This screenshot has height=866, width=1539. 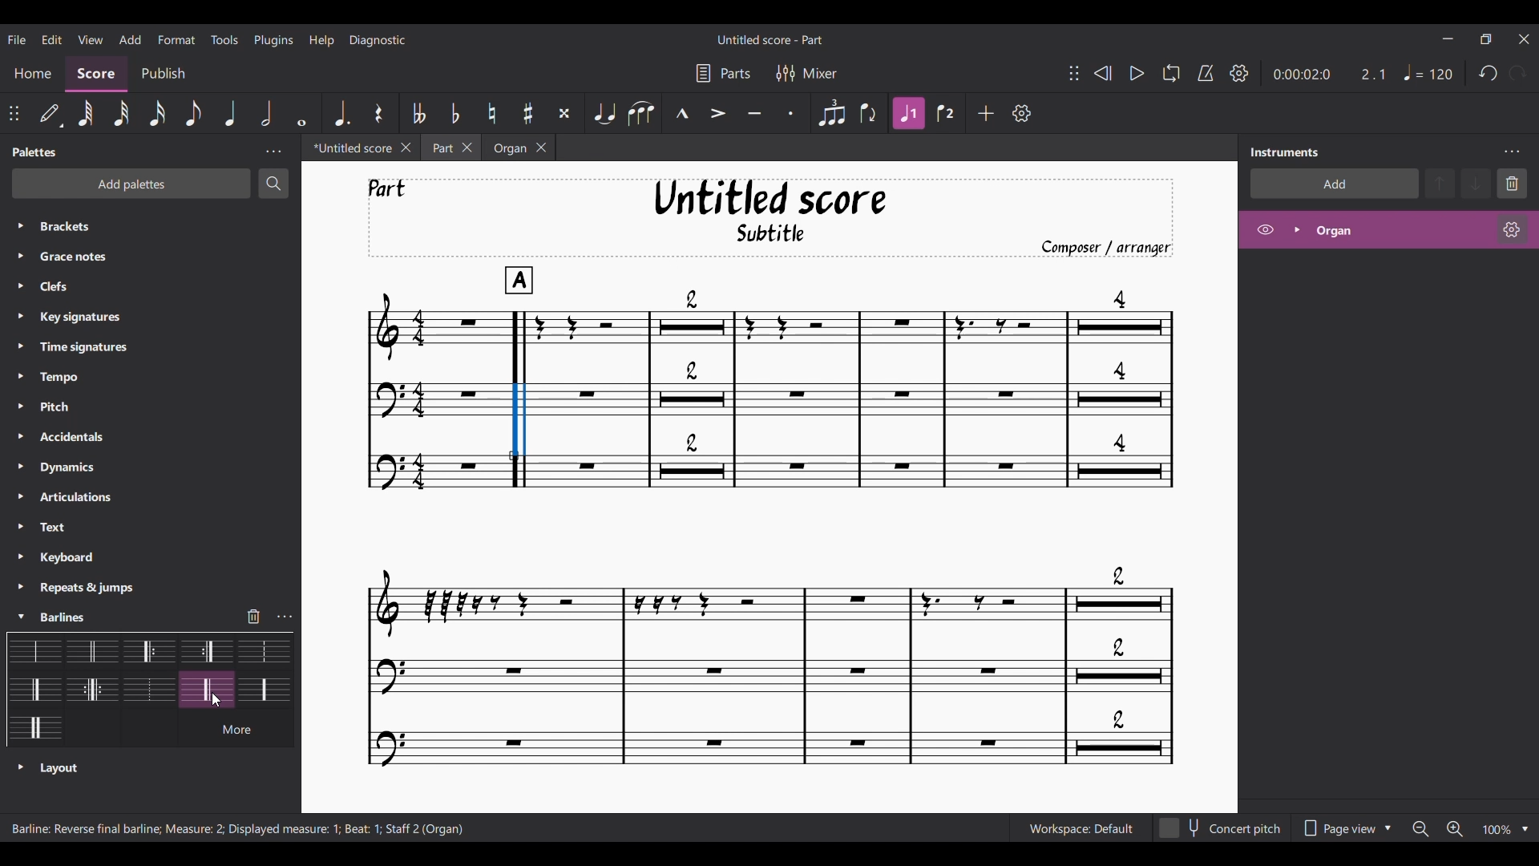 What do you see at coordinates (341, 114) in the screenshot?
I see `Augmentation dot` at bounding box center [341, 114].